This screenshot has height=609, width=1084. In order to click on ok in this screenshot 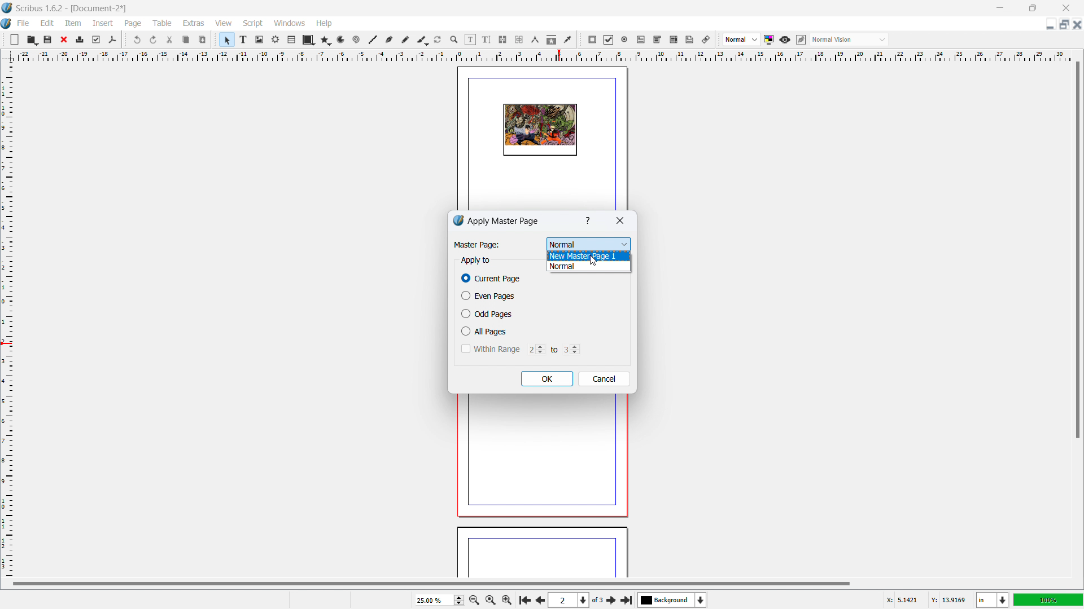, I will do `click(547, 379)`.